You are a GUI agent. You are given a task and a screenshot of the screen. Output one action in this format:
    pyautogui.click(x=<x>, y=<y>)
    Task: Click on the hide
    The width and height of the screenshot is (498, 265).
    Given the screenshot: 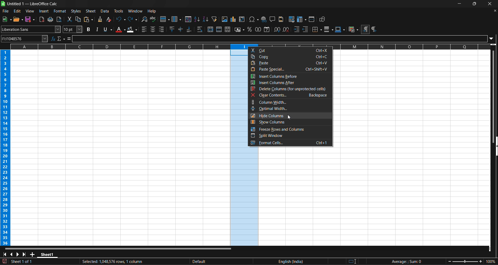 What is the action you would take?
    pyautogui.click(x=495, y=145)
    